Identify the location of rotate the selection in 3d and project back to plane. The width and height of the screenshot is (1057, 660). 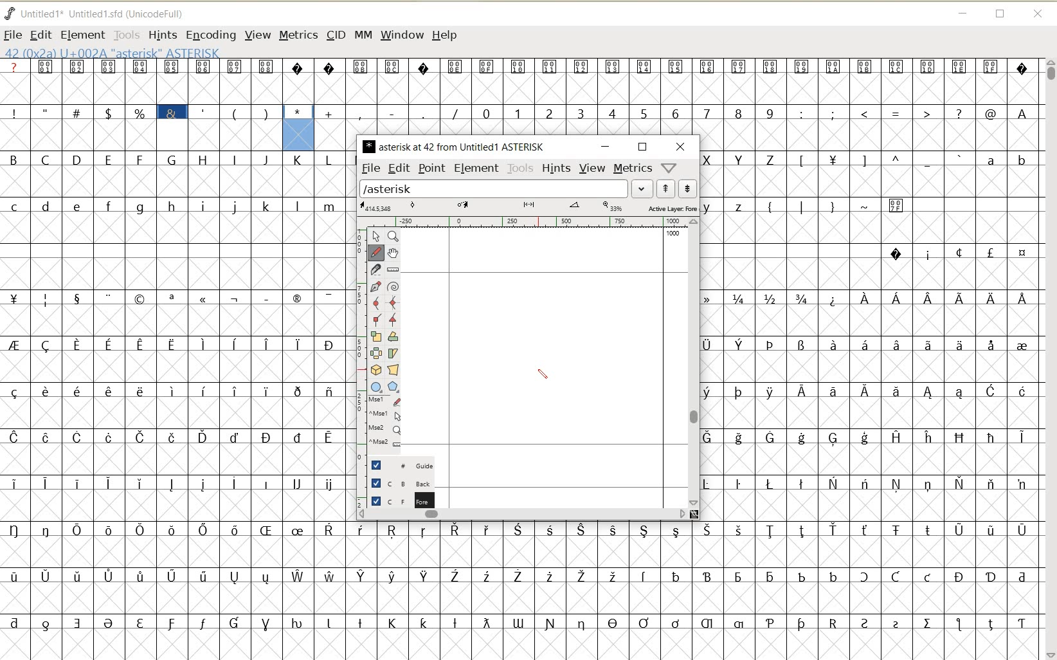
(375, 371).